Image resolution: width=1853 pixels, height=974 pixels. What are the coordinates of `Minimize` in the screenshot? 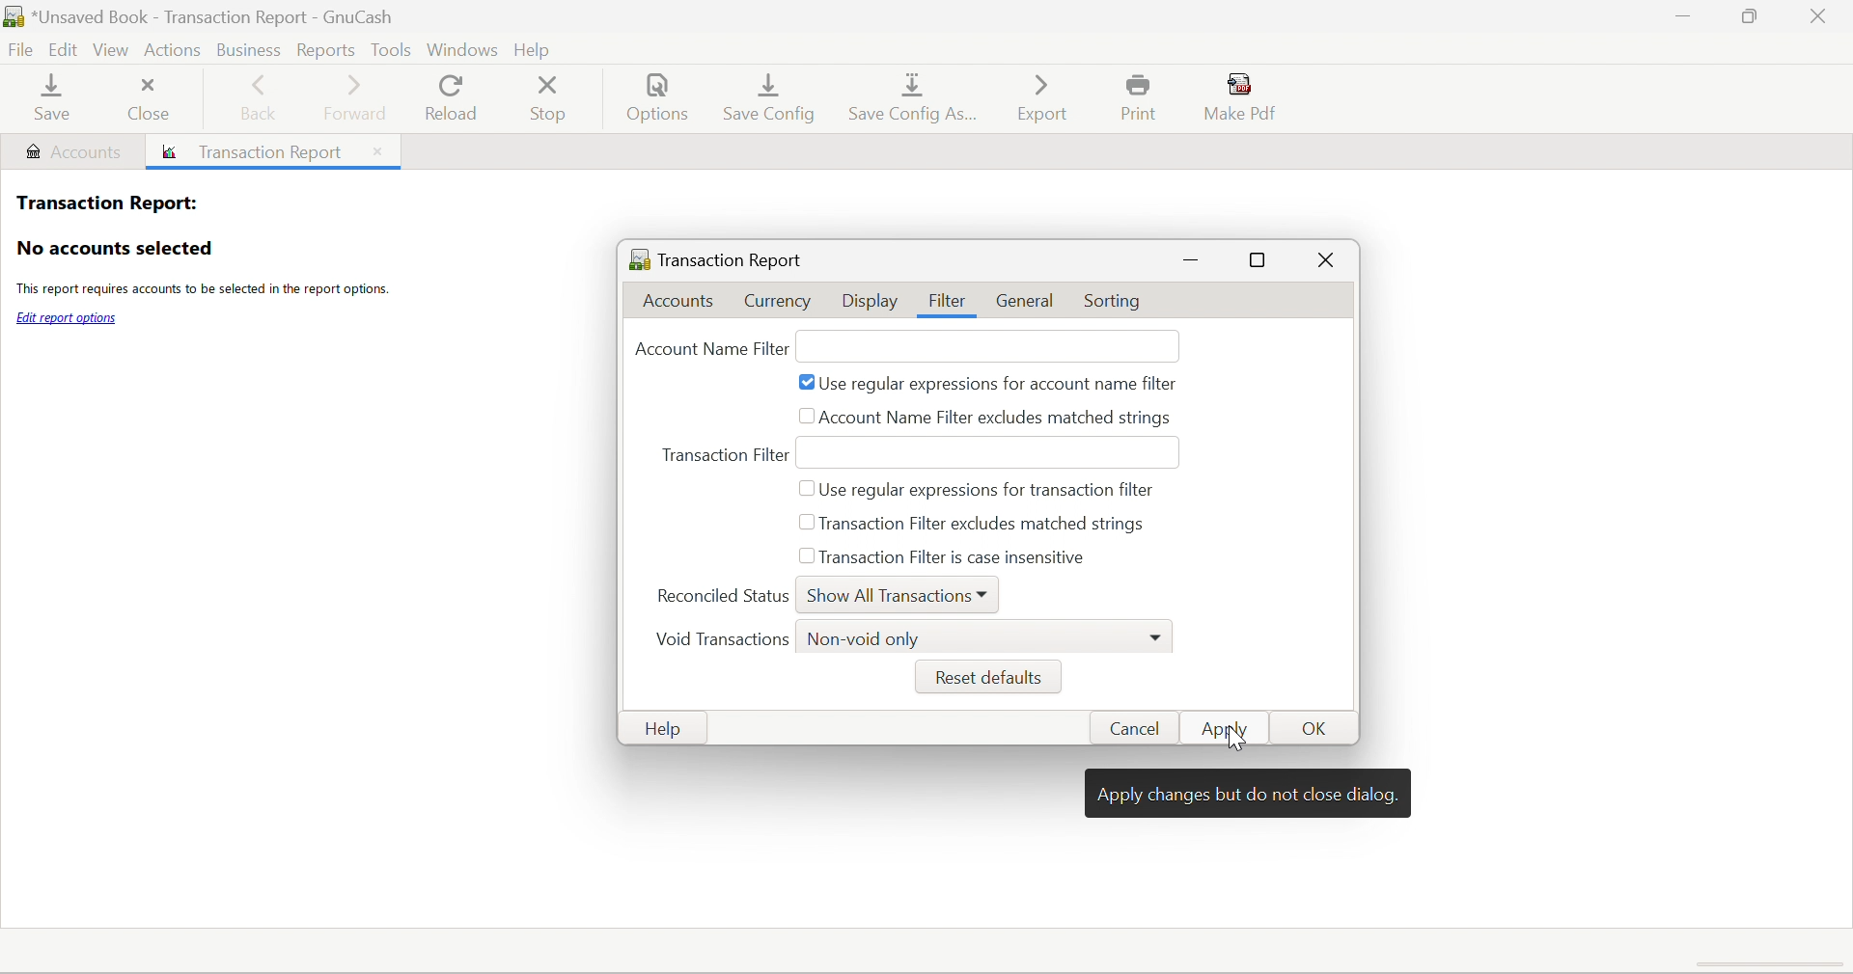 It's located at (1192, 260).